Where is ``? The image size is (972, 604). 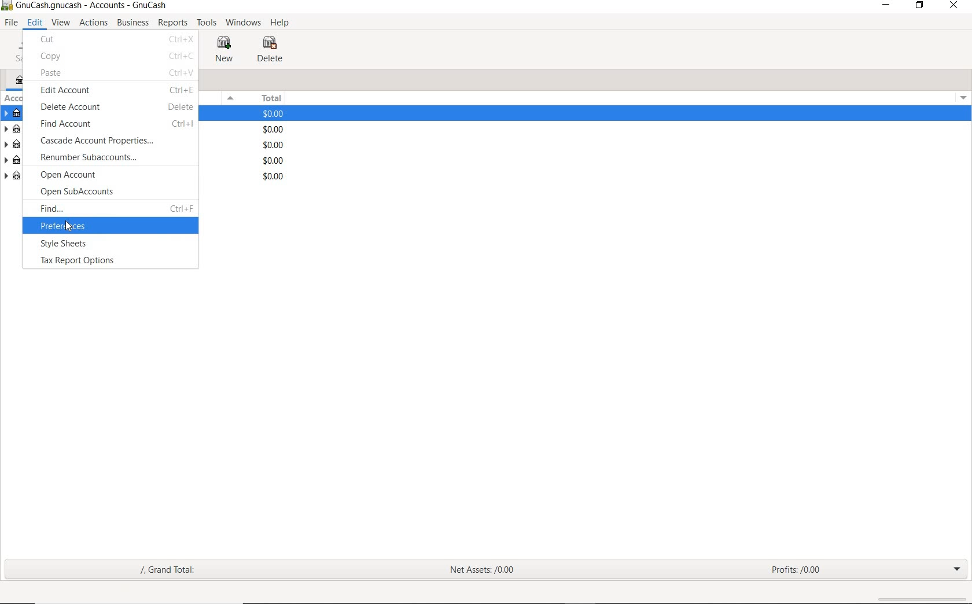
 is located at coordinates (182, 206).